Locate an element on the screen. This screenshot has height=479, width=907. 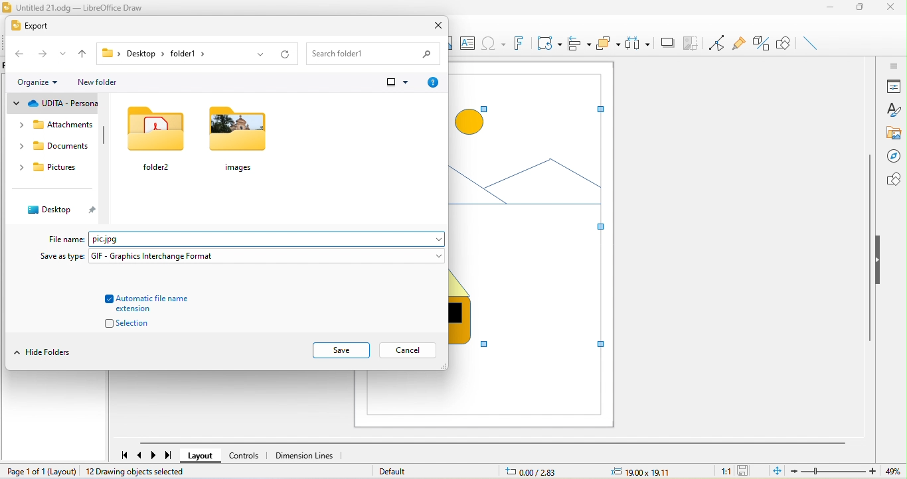
minimize is located at coordinates (828, 10).